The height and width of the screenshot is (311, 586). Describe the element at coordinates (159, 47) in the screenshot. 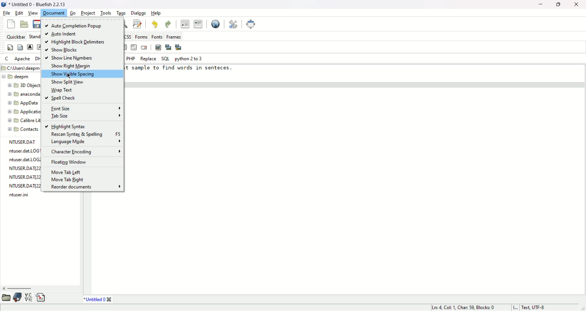

I see `insert image` at that location.